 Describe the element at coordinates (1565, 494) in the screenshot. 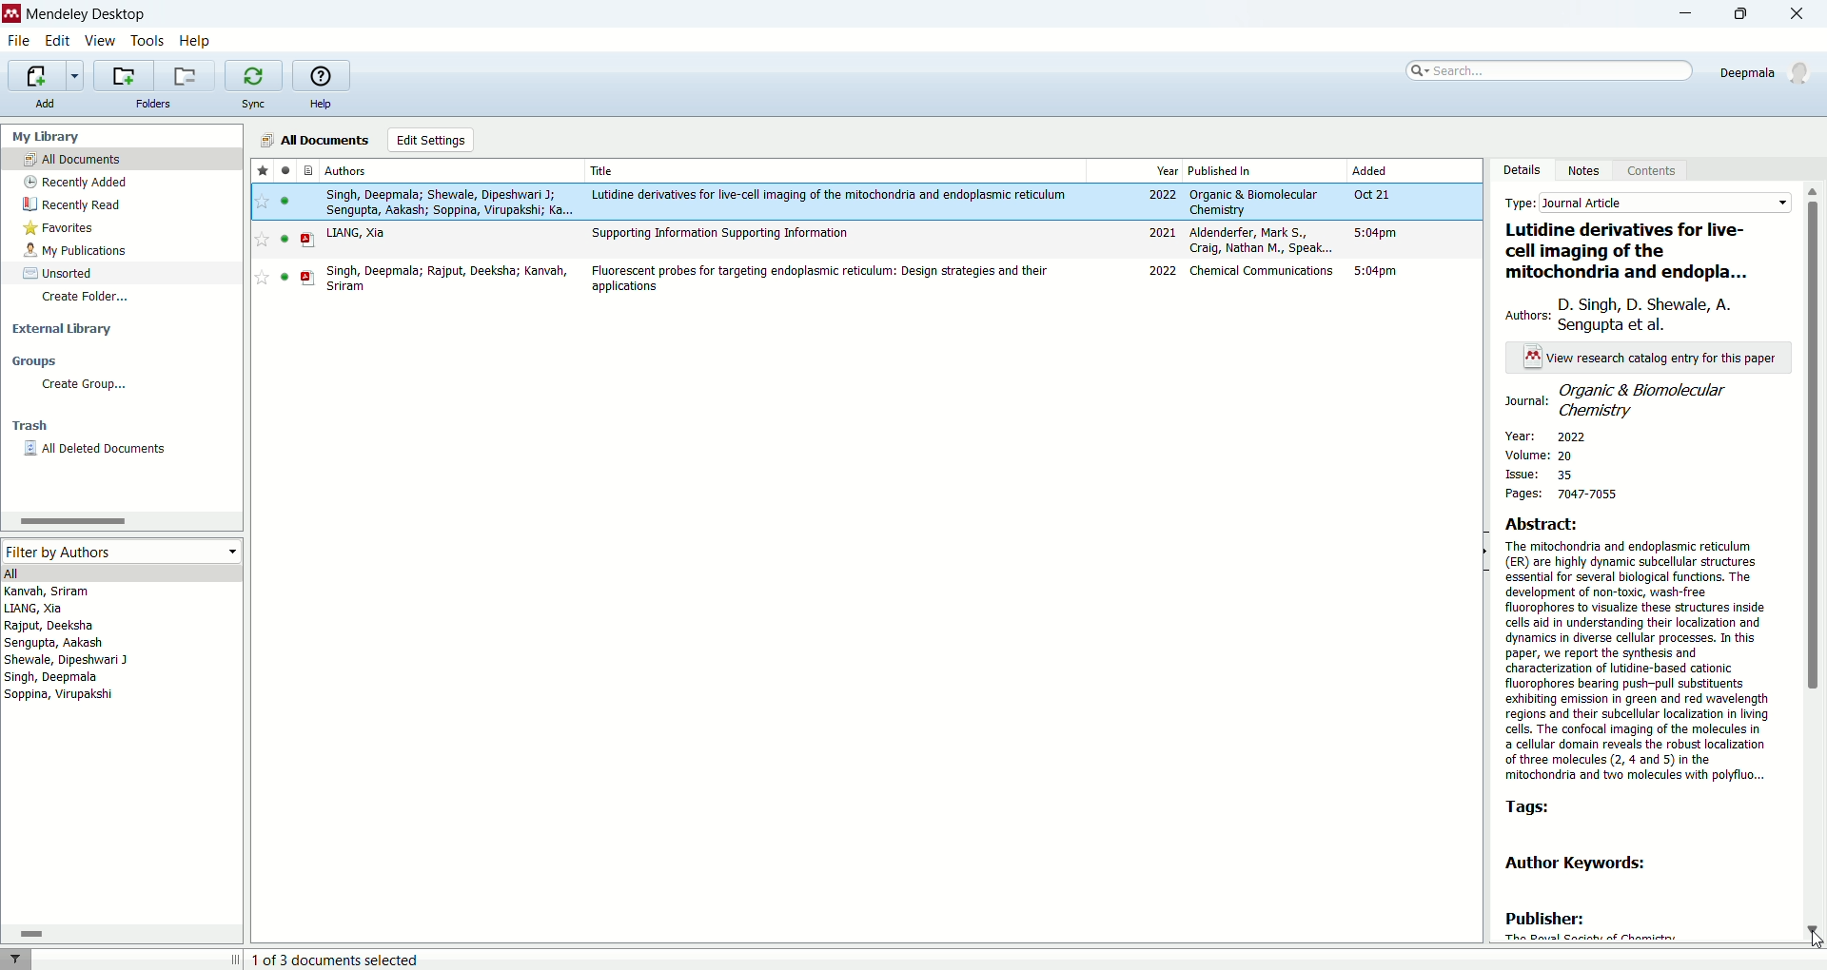

I see `pages: 7047-7055` at that location.